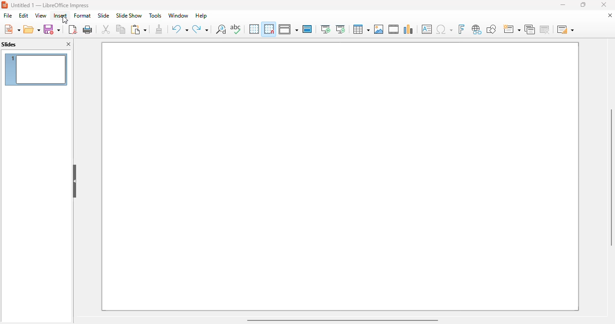 The image size is (615, 324). I want to click on slide layout, so click(565, 29).